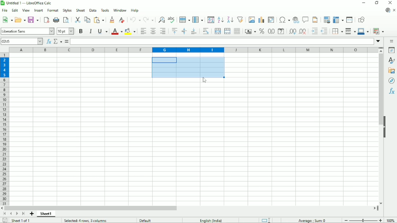  Describe the element at coordinates (194, 31) in the screenshot. I see `Align bottom` at that location.